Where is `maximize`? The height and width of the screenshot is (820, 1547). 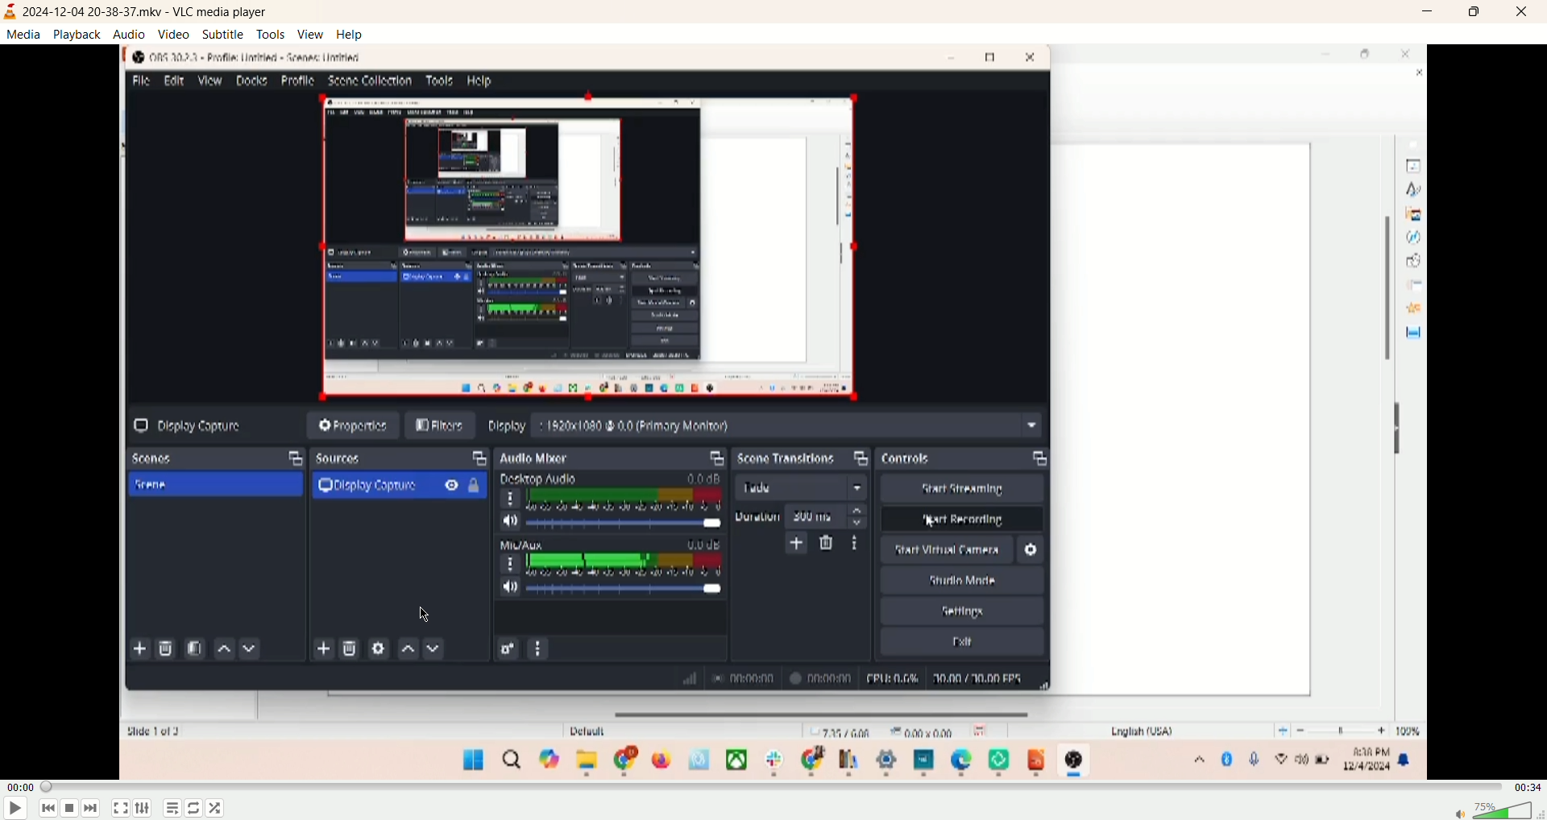
maximize is located at coordinates (1480, 12).